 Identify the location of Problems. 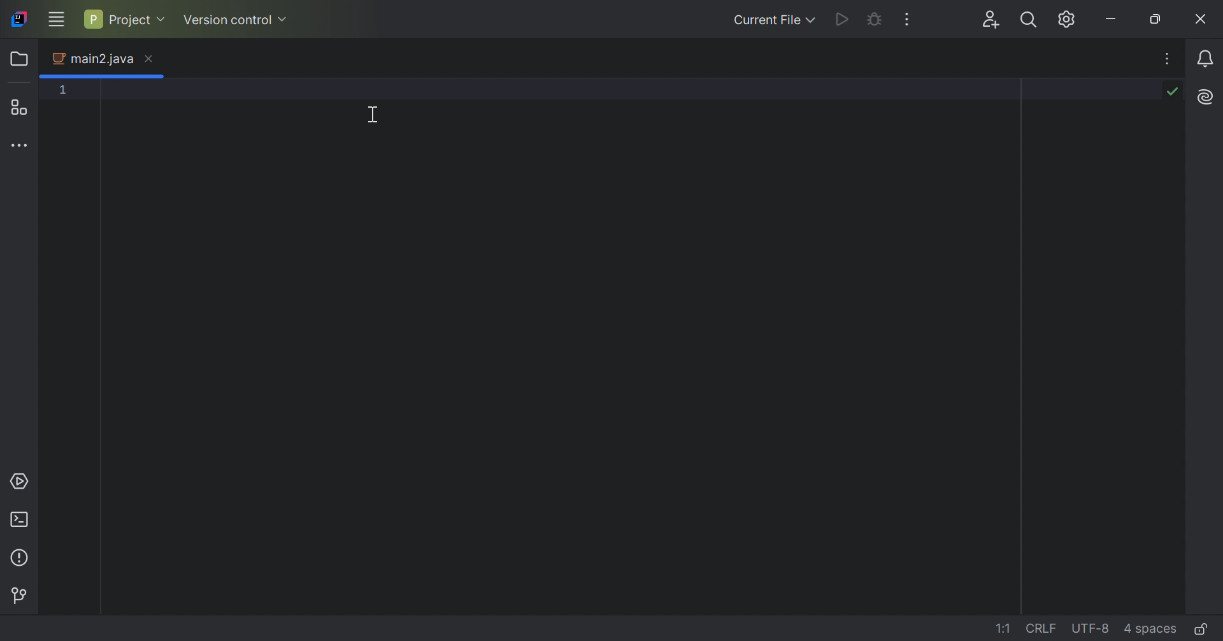
(23, 559).